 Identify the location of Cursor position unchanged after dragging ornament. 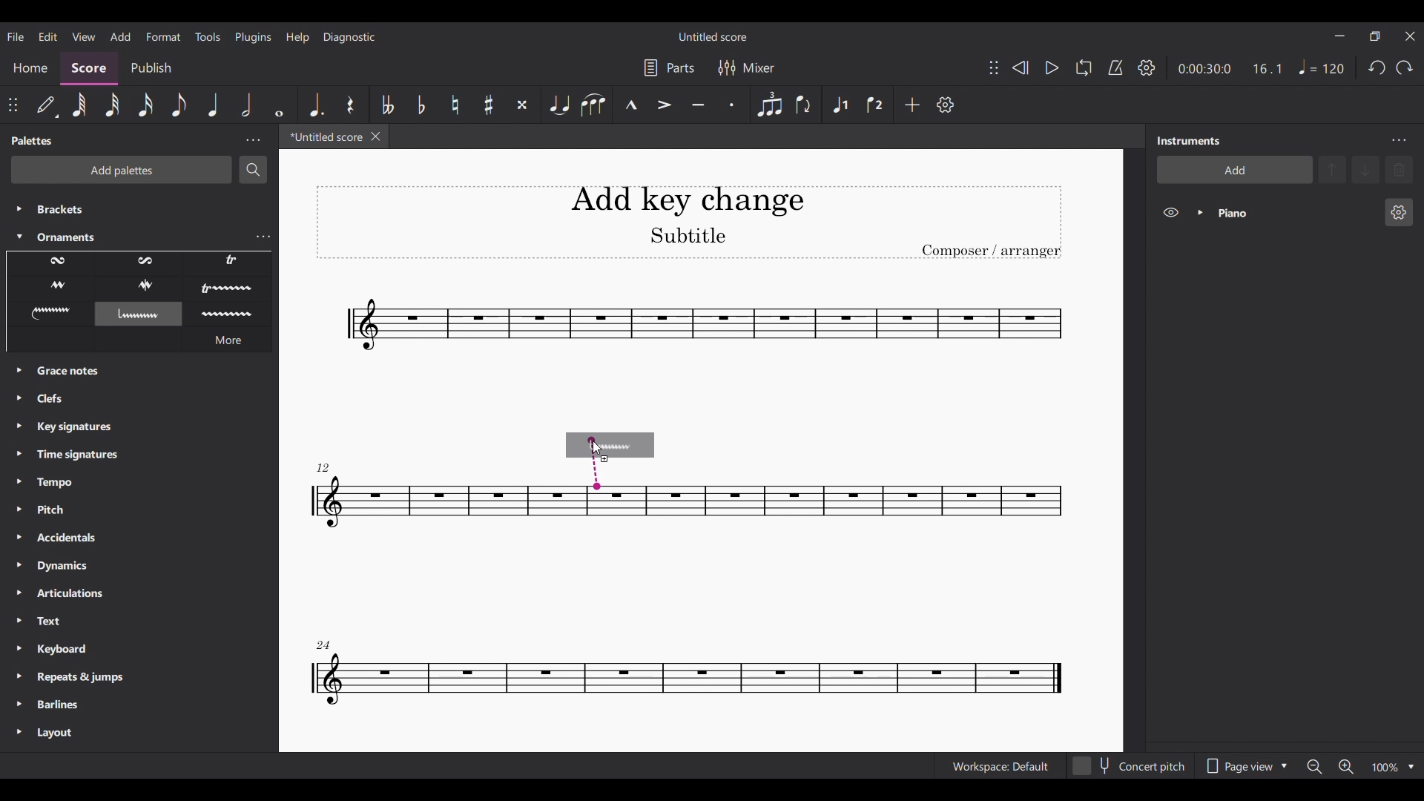
(597, 448).